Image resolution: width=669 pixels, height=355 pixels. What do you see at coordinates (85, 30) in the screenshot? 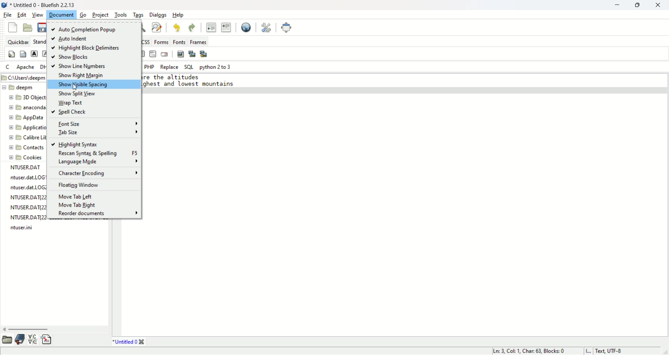
I see `auto completion popup` at bounding box center [85, 30].